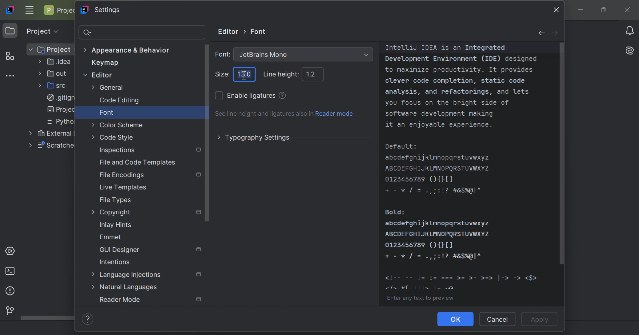  I want to click on Language Injections, so click(127, 275).